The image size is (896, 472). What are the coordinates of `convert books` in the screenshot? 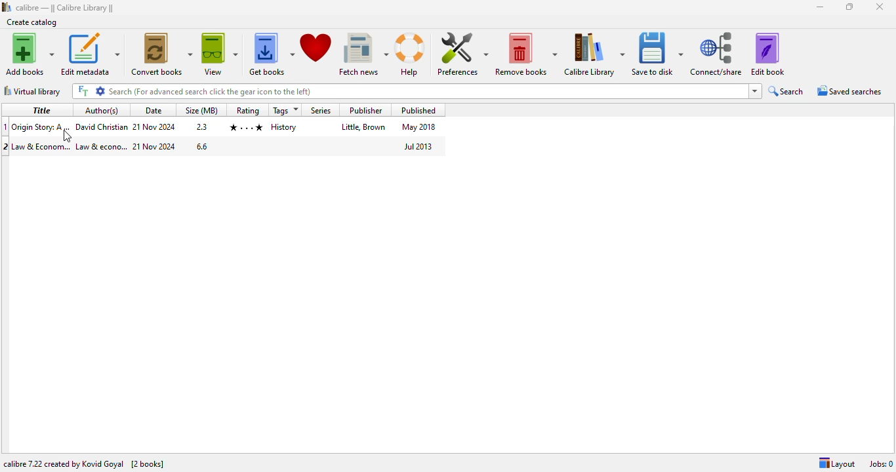 It's located at (161, 54).